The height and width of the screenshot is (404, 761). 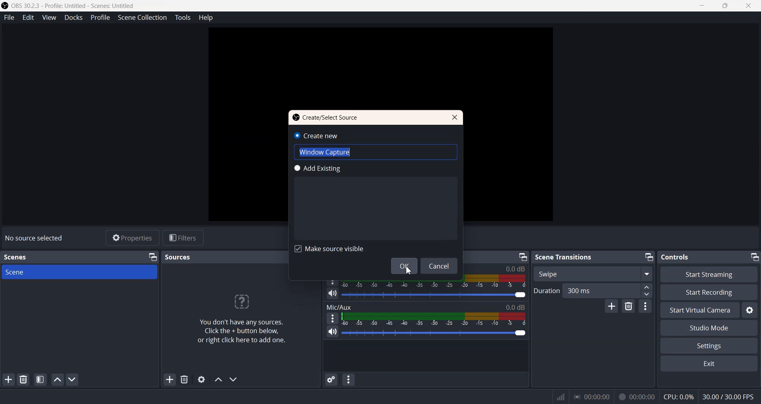 What do you see at coordinates (612, 306) in the screenshot?
I see `Add configuration transition` at bounding box center [612, 306].